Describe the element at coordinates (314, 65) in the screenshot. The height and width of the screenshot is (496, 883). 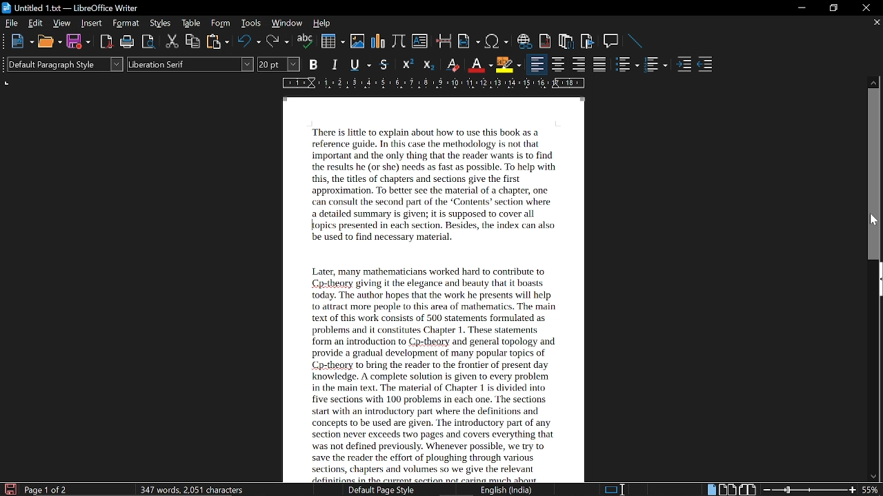
I see `bold` at that location.